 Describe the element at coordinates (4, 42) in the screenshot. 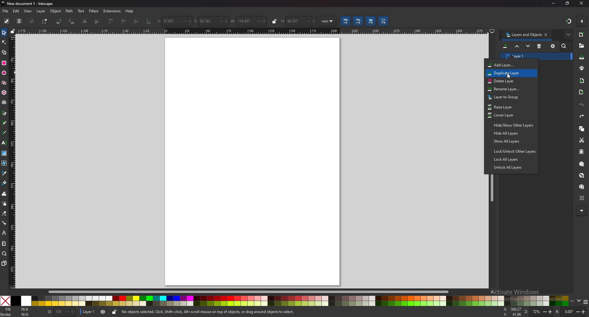

I see `node` at that location.